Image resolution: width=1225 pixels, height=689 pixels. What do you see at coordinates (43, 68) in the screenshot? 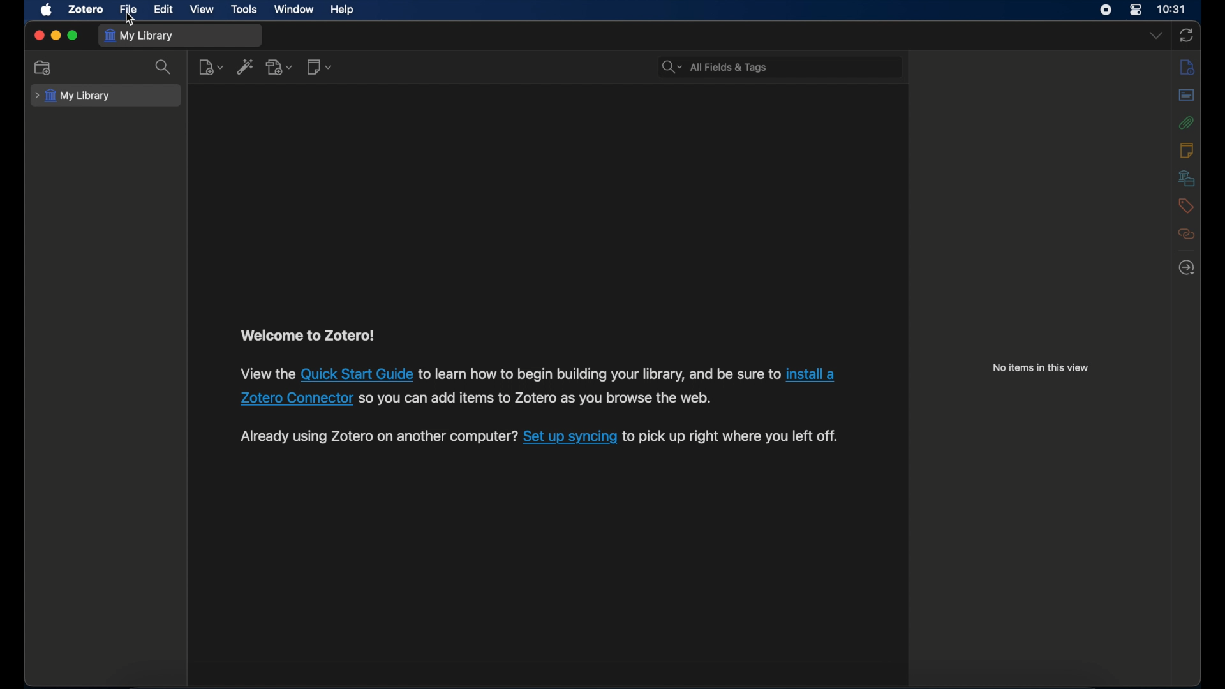
I see `new collection` at bounding box center [43, 68].